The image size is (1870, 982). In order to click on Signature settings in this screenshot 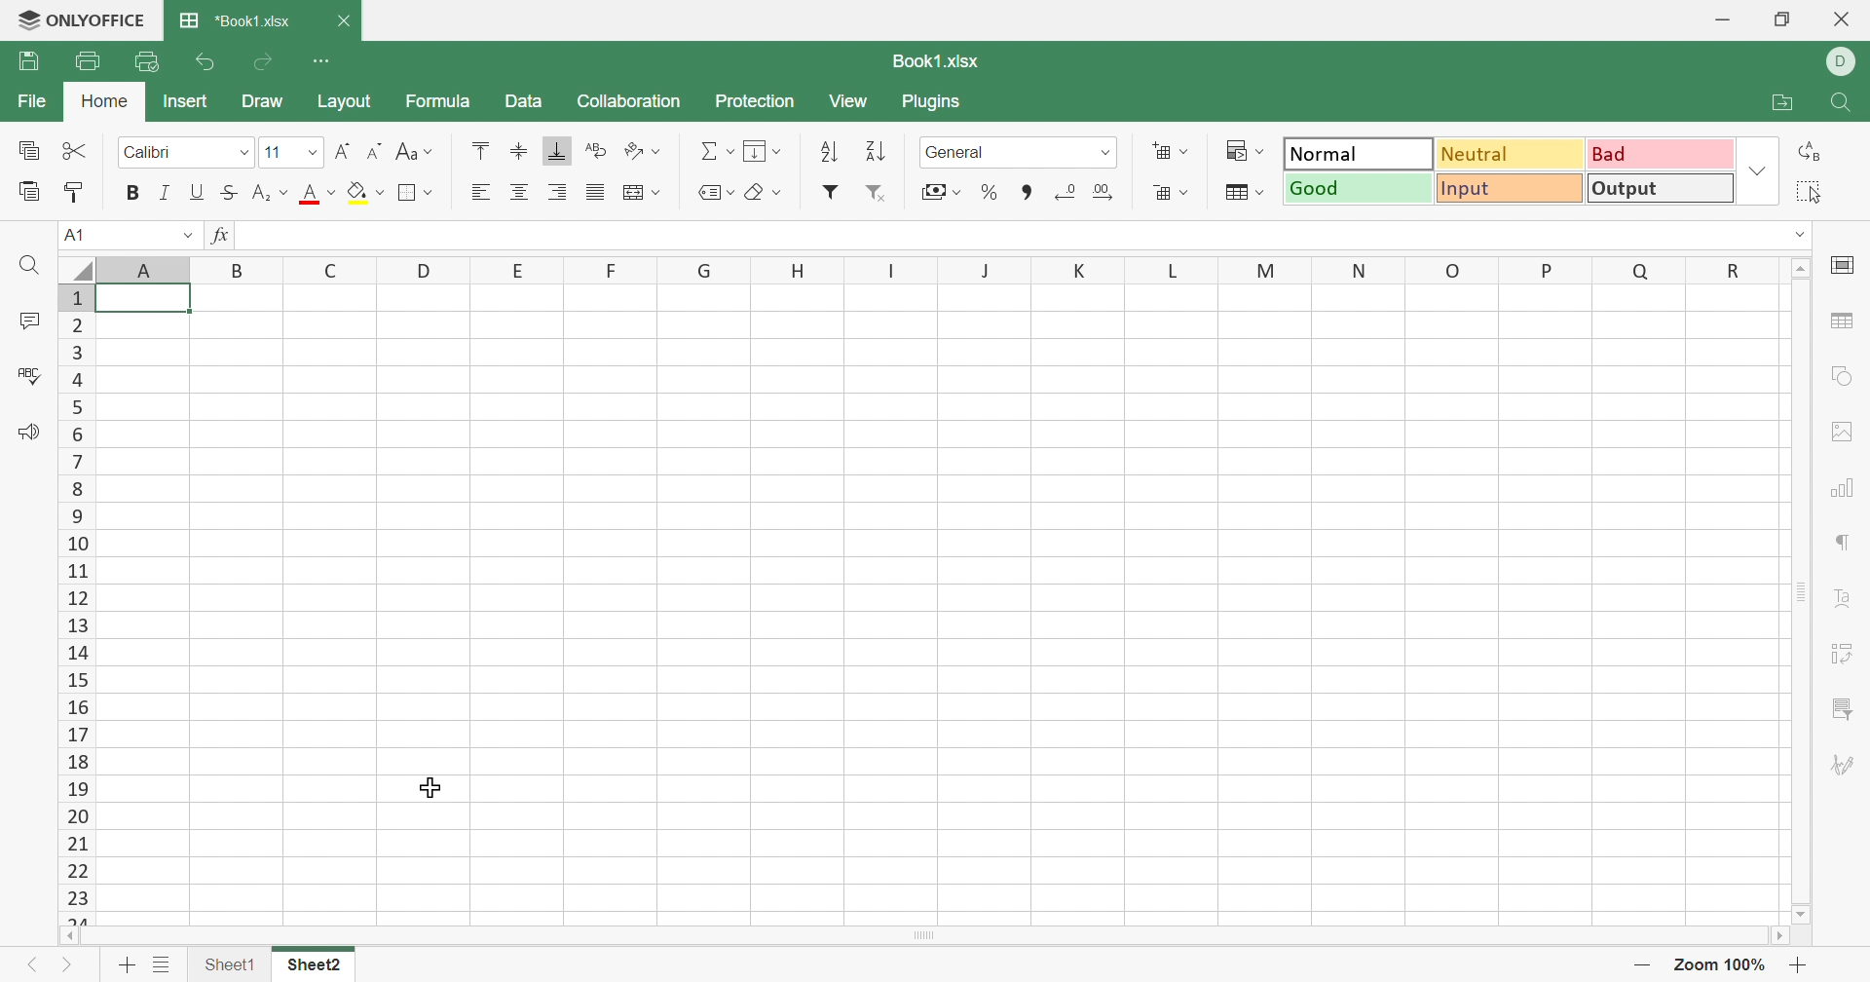, I will do `click(1840, 762)`.